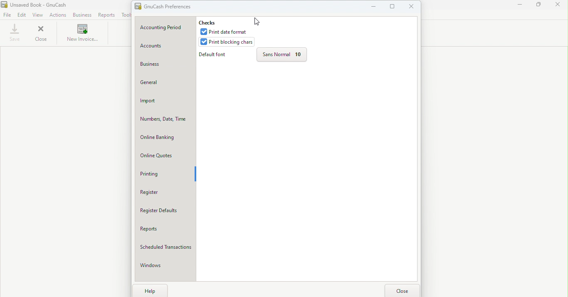  I want to click on Tools, so click(125, 15).